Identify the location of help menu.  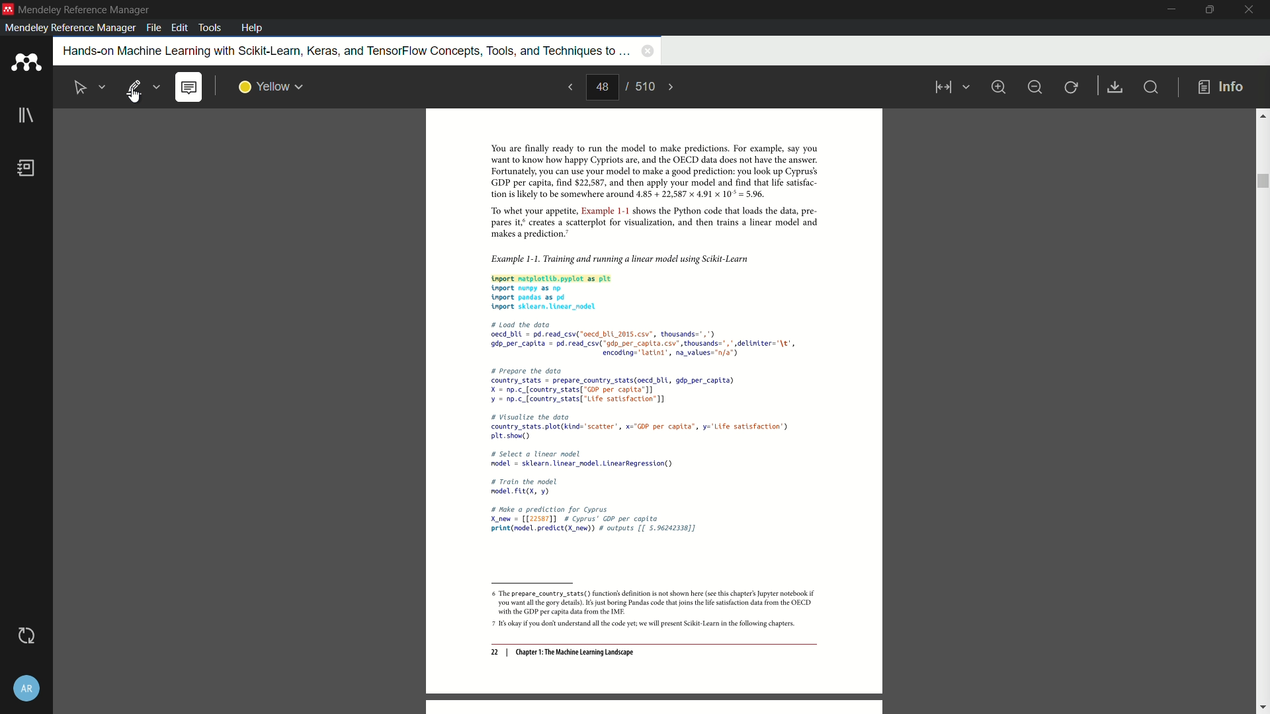
(252, 28).